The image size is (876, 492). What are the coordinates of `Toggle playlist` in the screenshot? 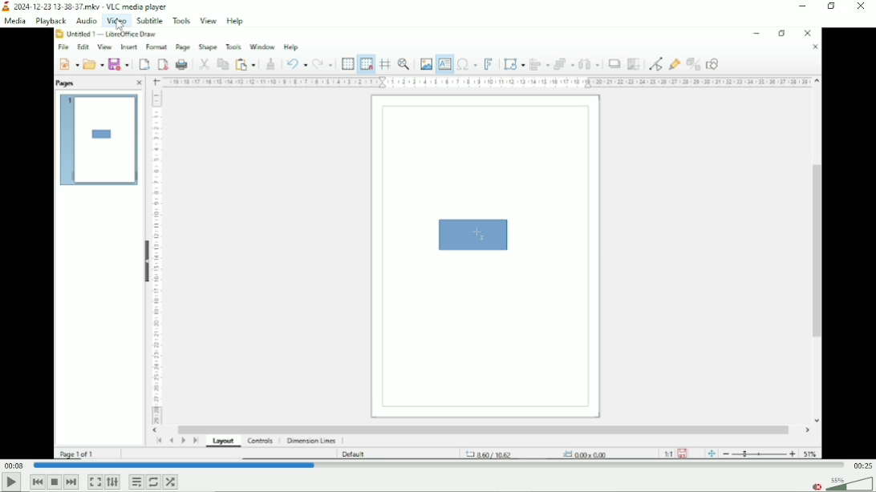 It's located at (136, 482).